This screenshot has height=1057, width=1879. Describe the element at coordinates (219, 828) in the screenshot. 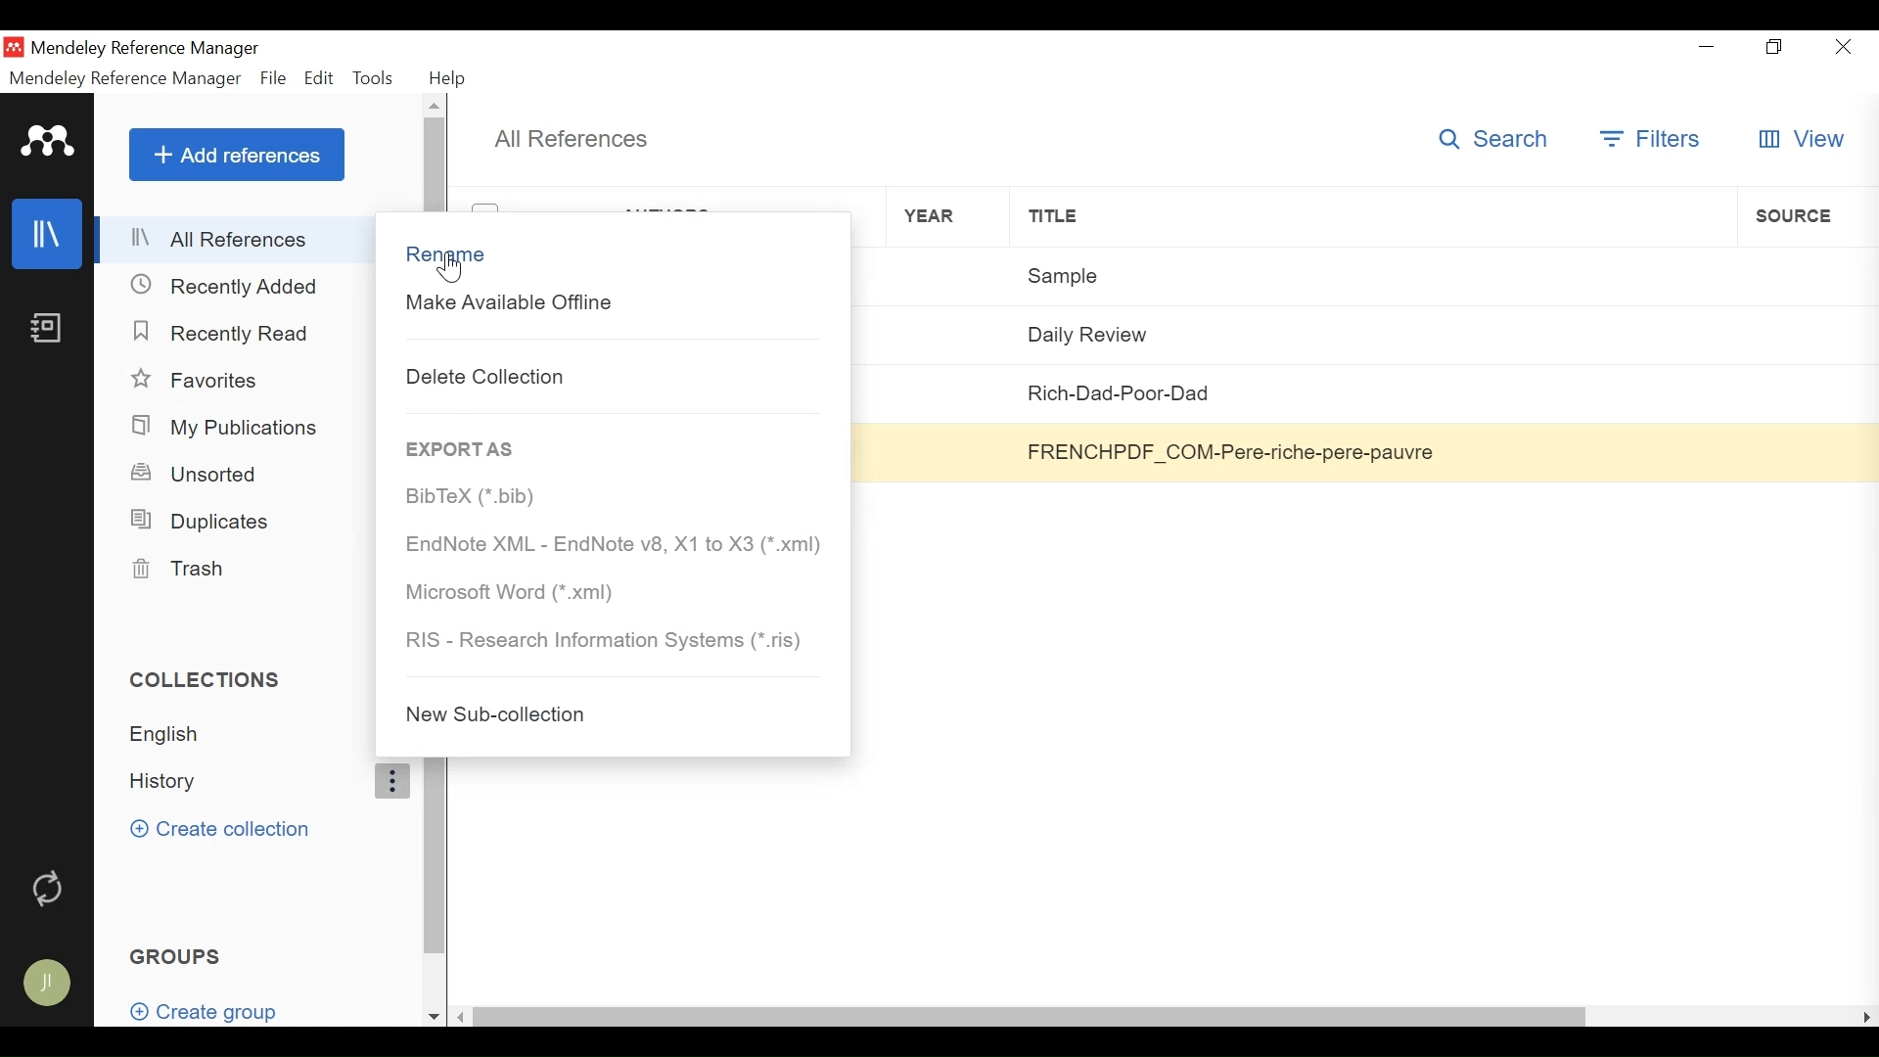

I see `Create Collecion` at that location.